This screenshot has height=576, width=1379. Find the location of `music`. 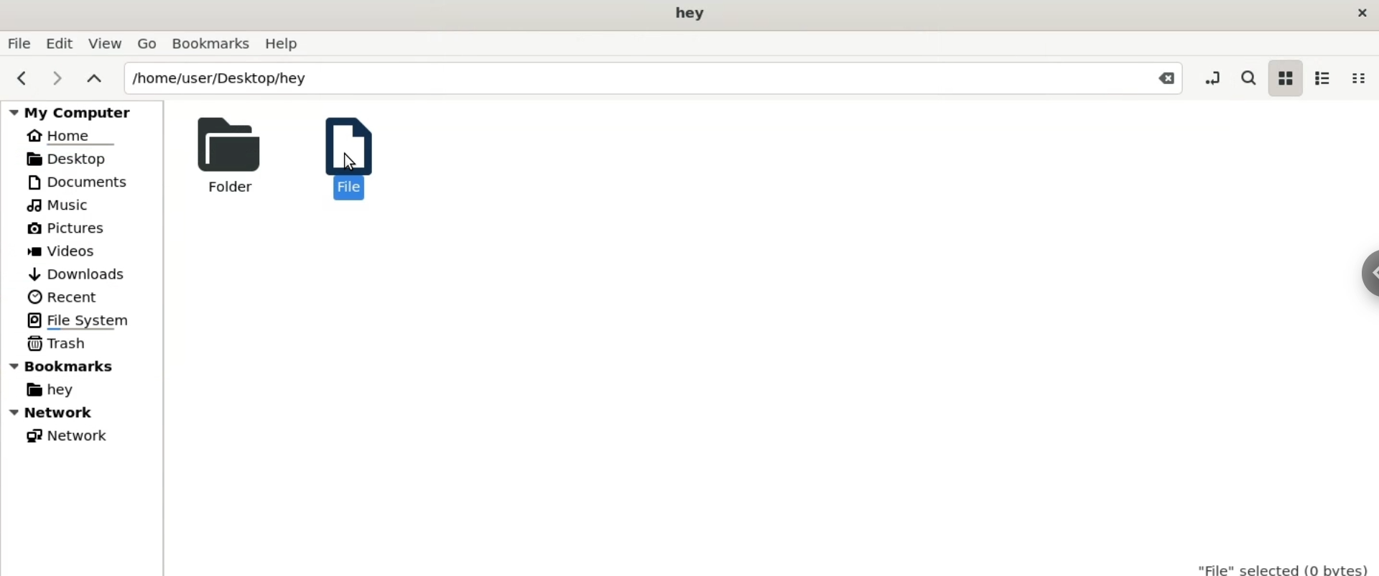

music is located at coordinates (61, 205).